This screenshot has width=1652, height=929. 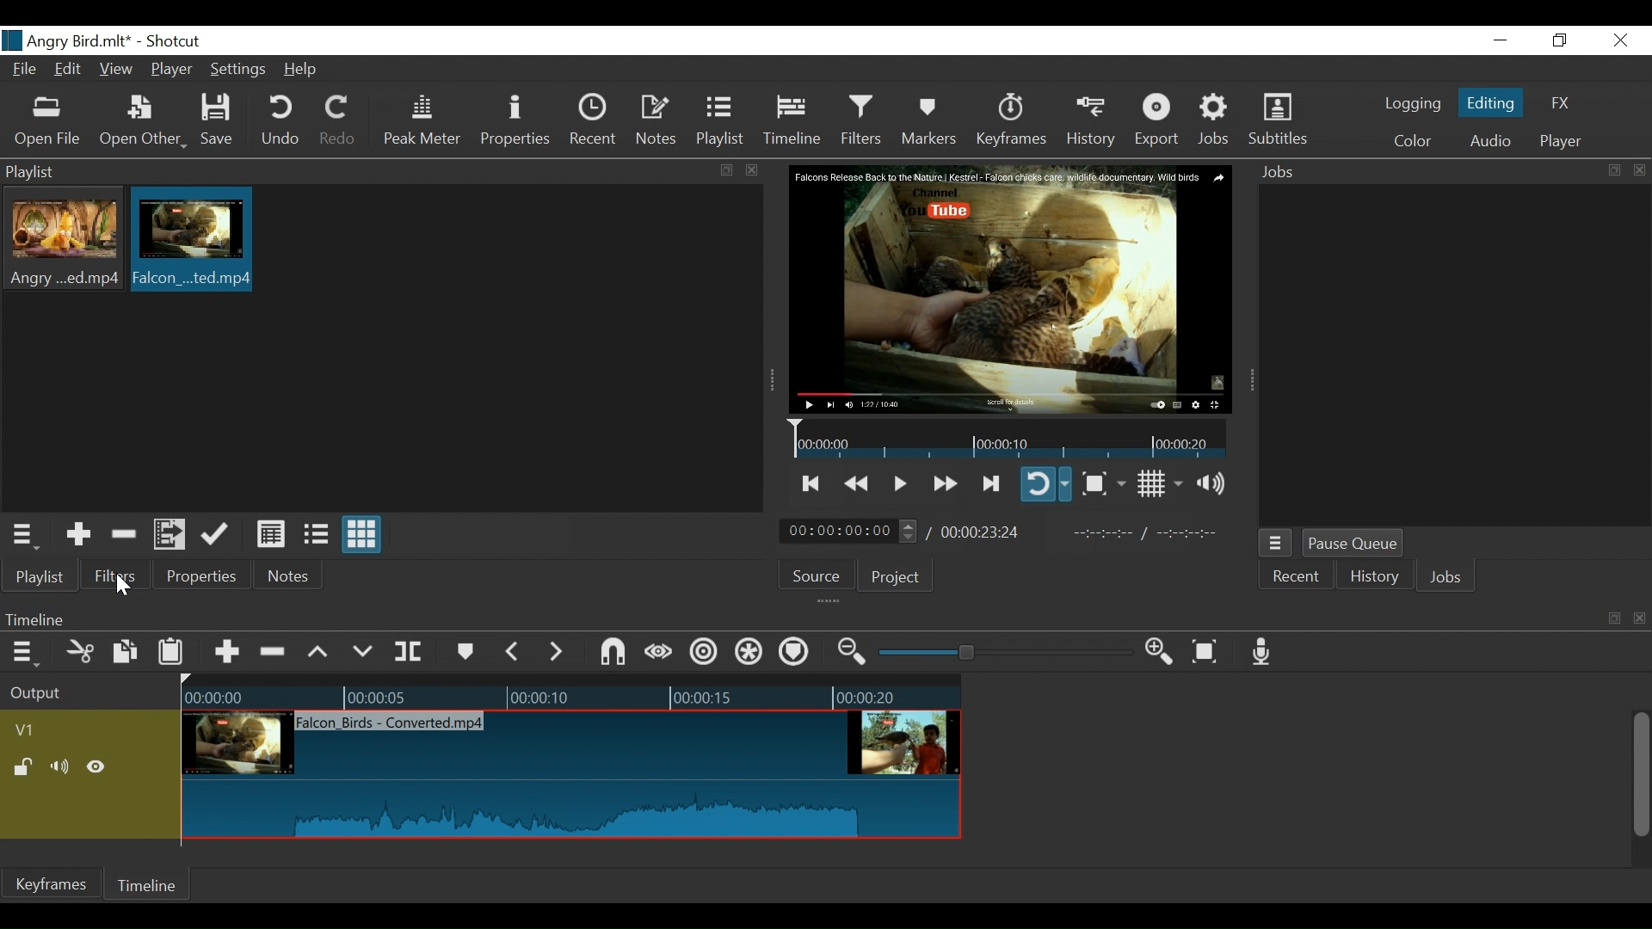 What do you see at coordinates (63, 768) in the screenshot?
I see `Mute` at bounding box center [63, 768].